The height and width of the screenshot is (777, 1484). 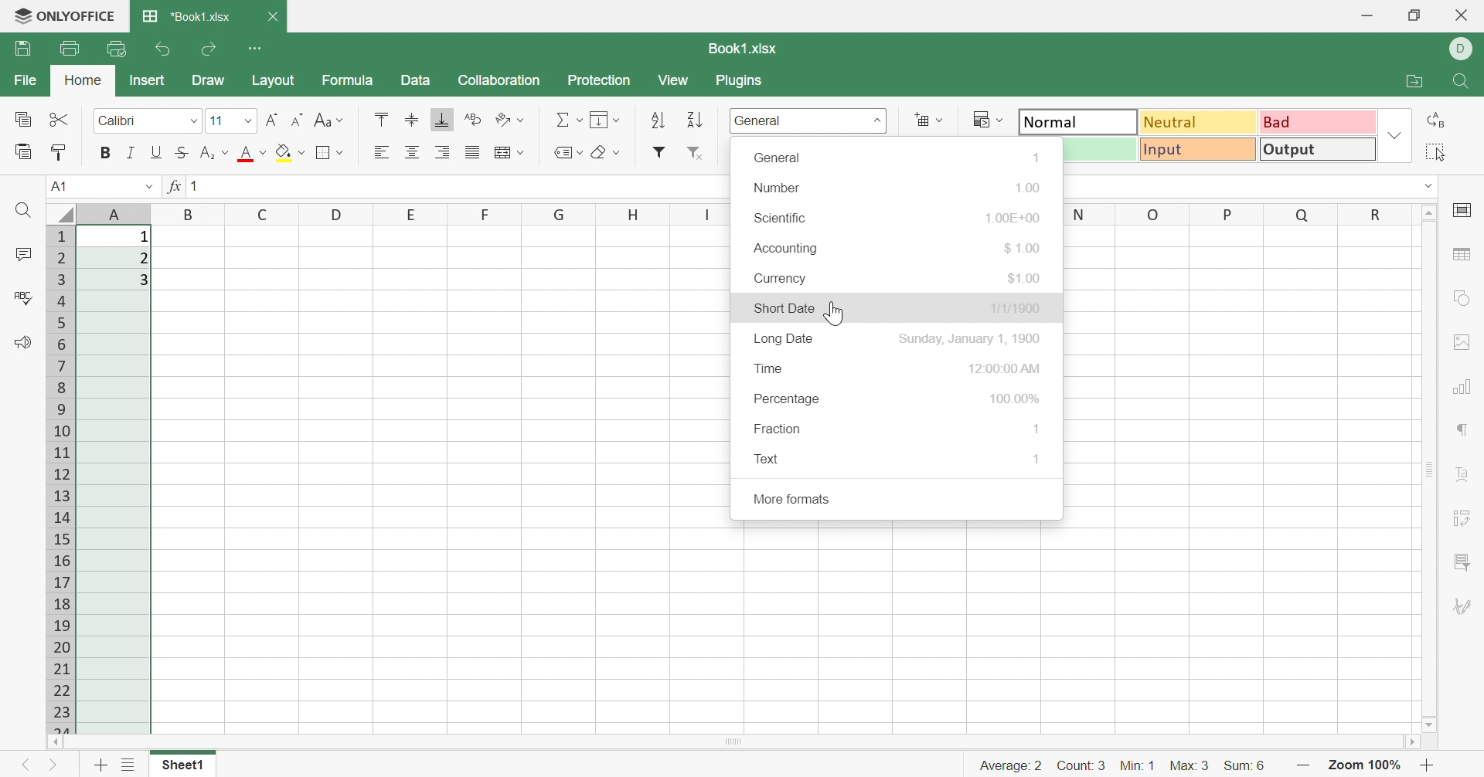 What do you see at coordinates (1431, 468) in the screenshot?
I see `Scroll bar` at bounding box center [1431, 468].